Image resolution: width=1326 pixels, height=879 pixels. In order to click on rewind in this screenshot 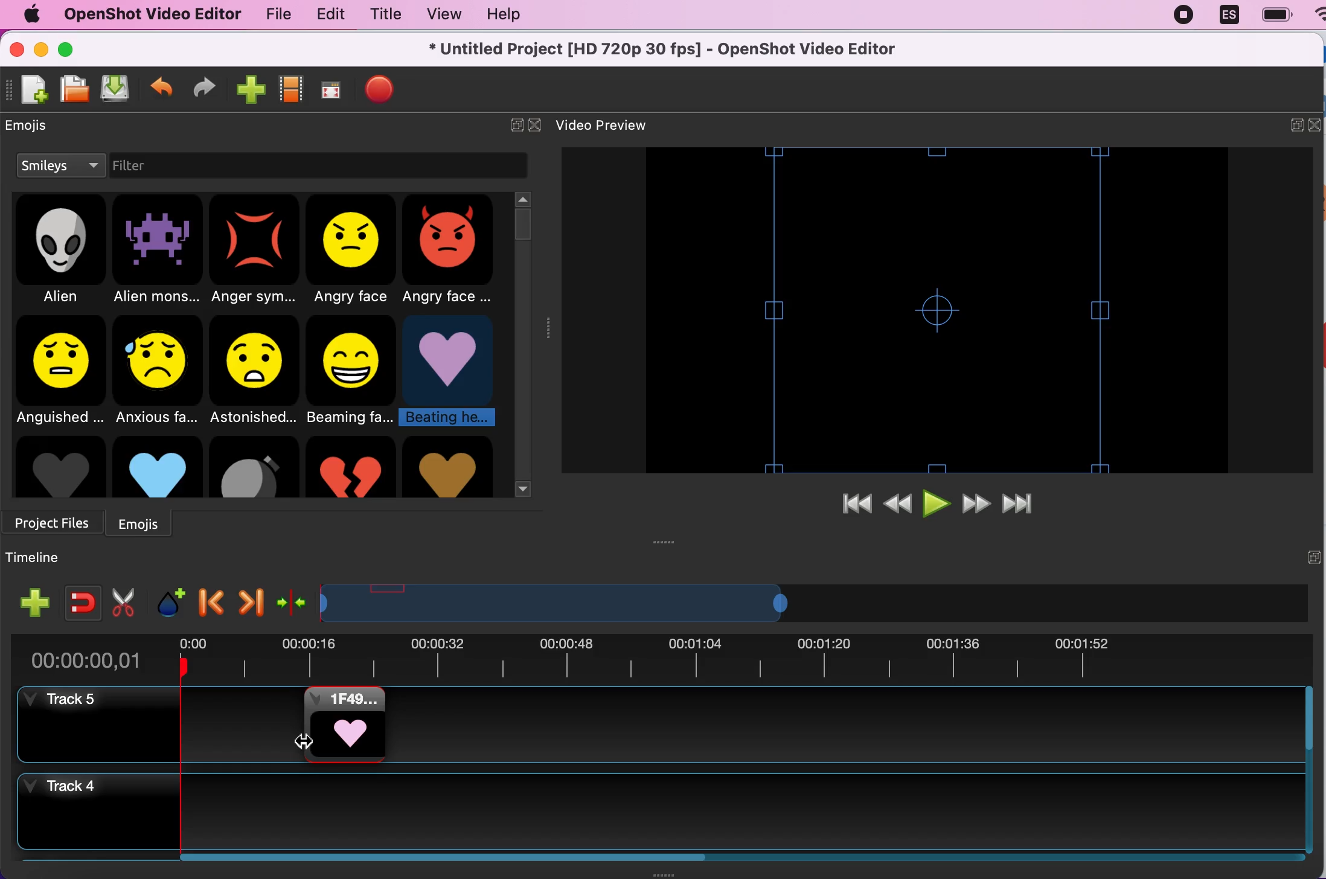, I will do `click(897, 504)`.